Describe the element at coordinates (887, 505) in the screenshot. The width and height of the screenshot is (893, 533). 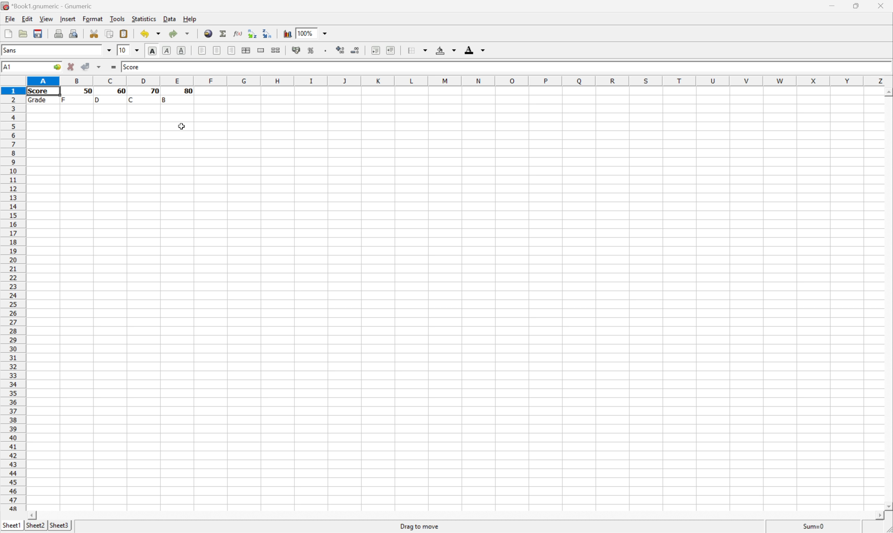
I see `Scroll Down` at that location.